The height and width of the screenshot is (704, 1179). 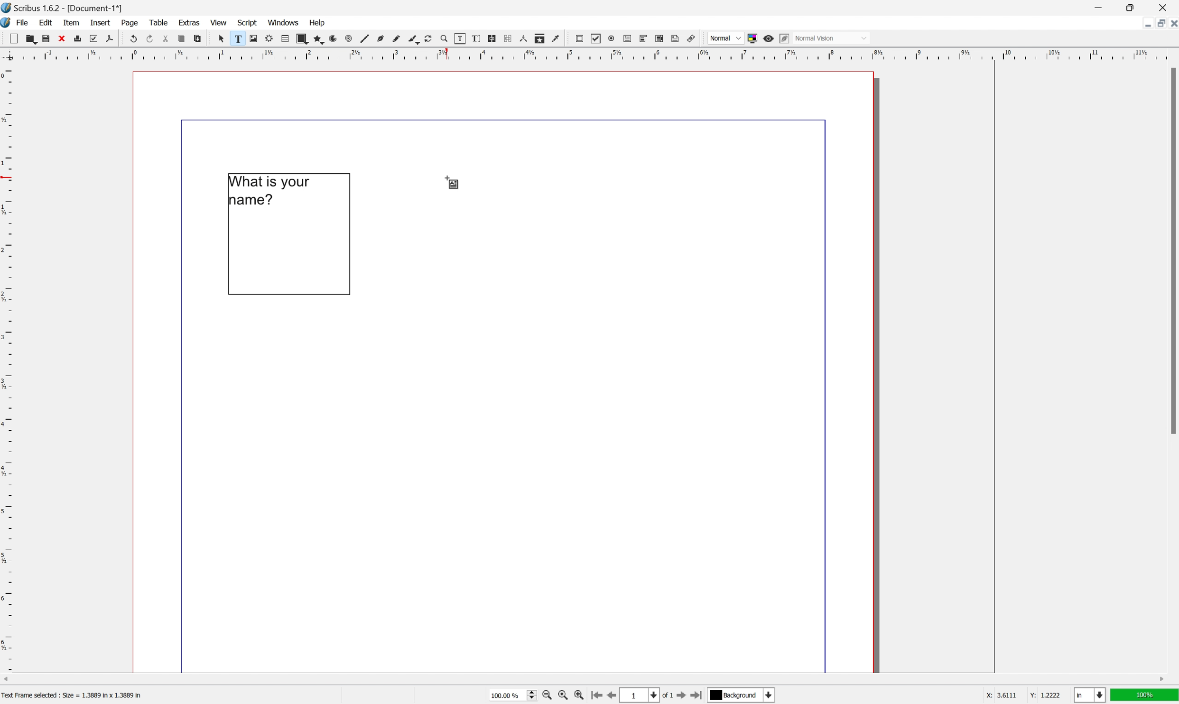 I want to click on go to first page, so click(x=598, y=696).